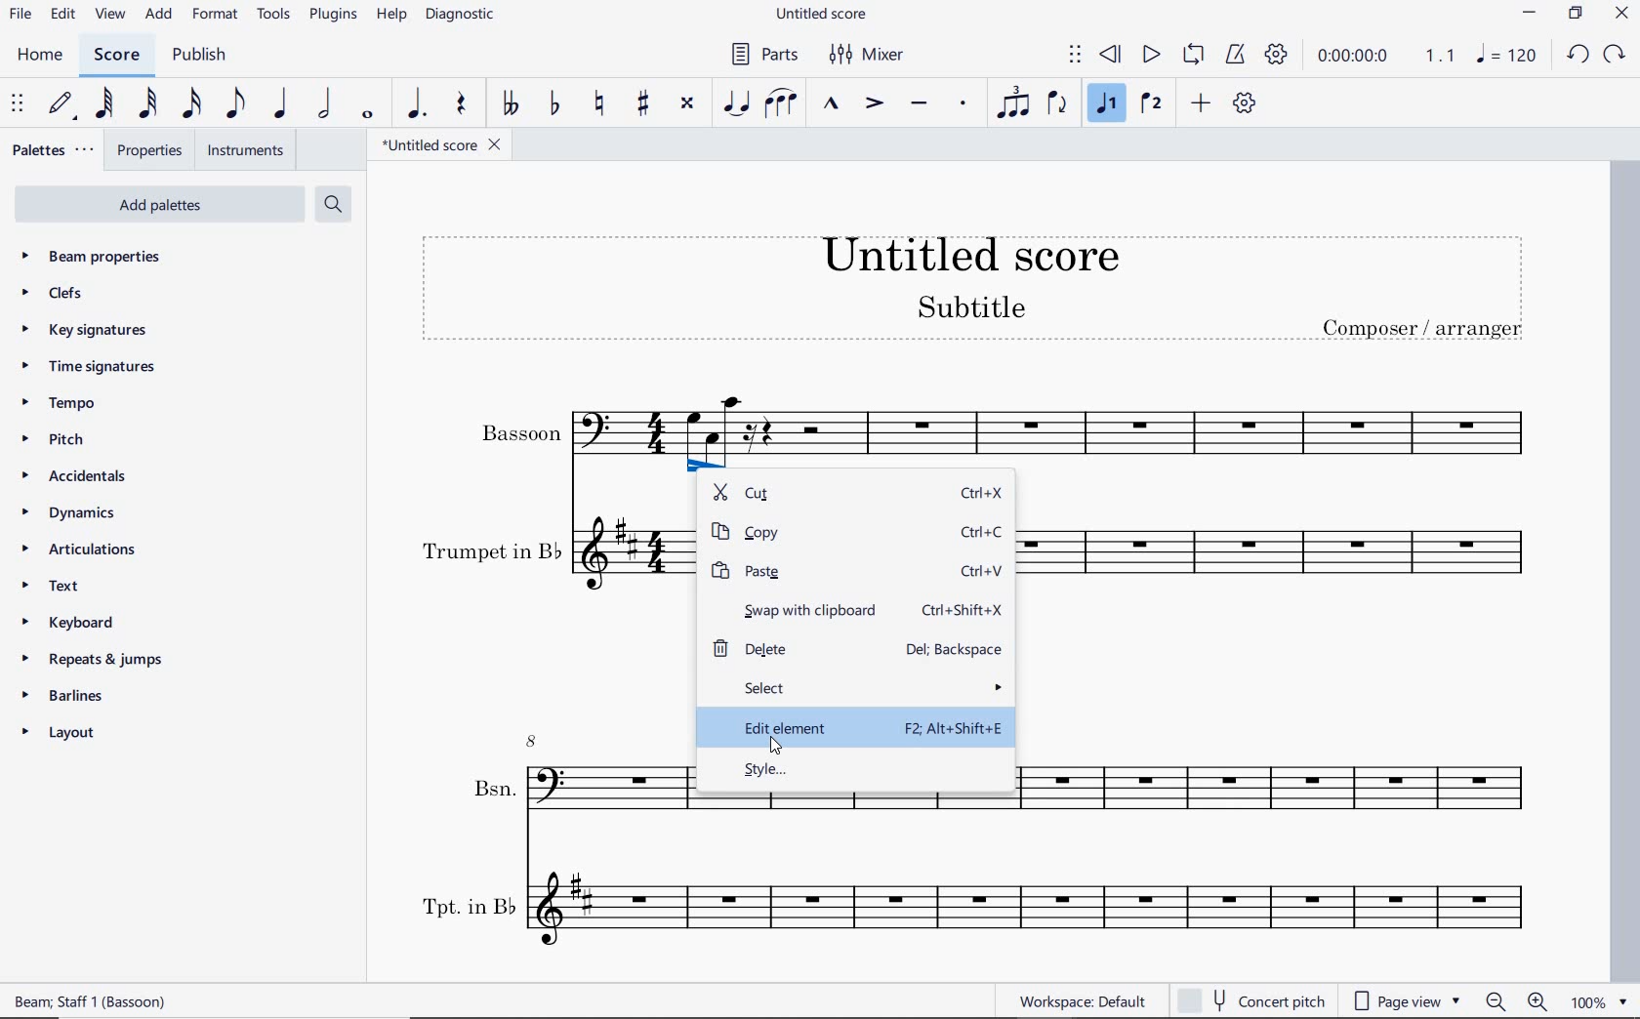 The width and height of the screenshot is (1640, 1019). I want to click on tuplet, so click(1014, 102).